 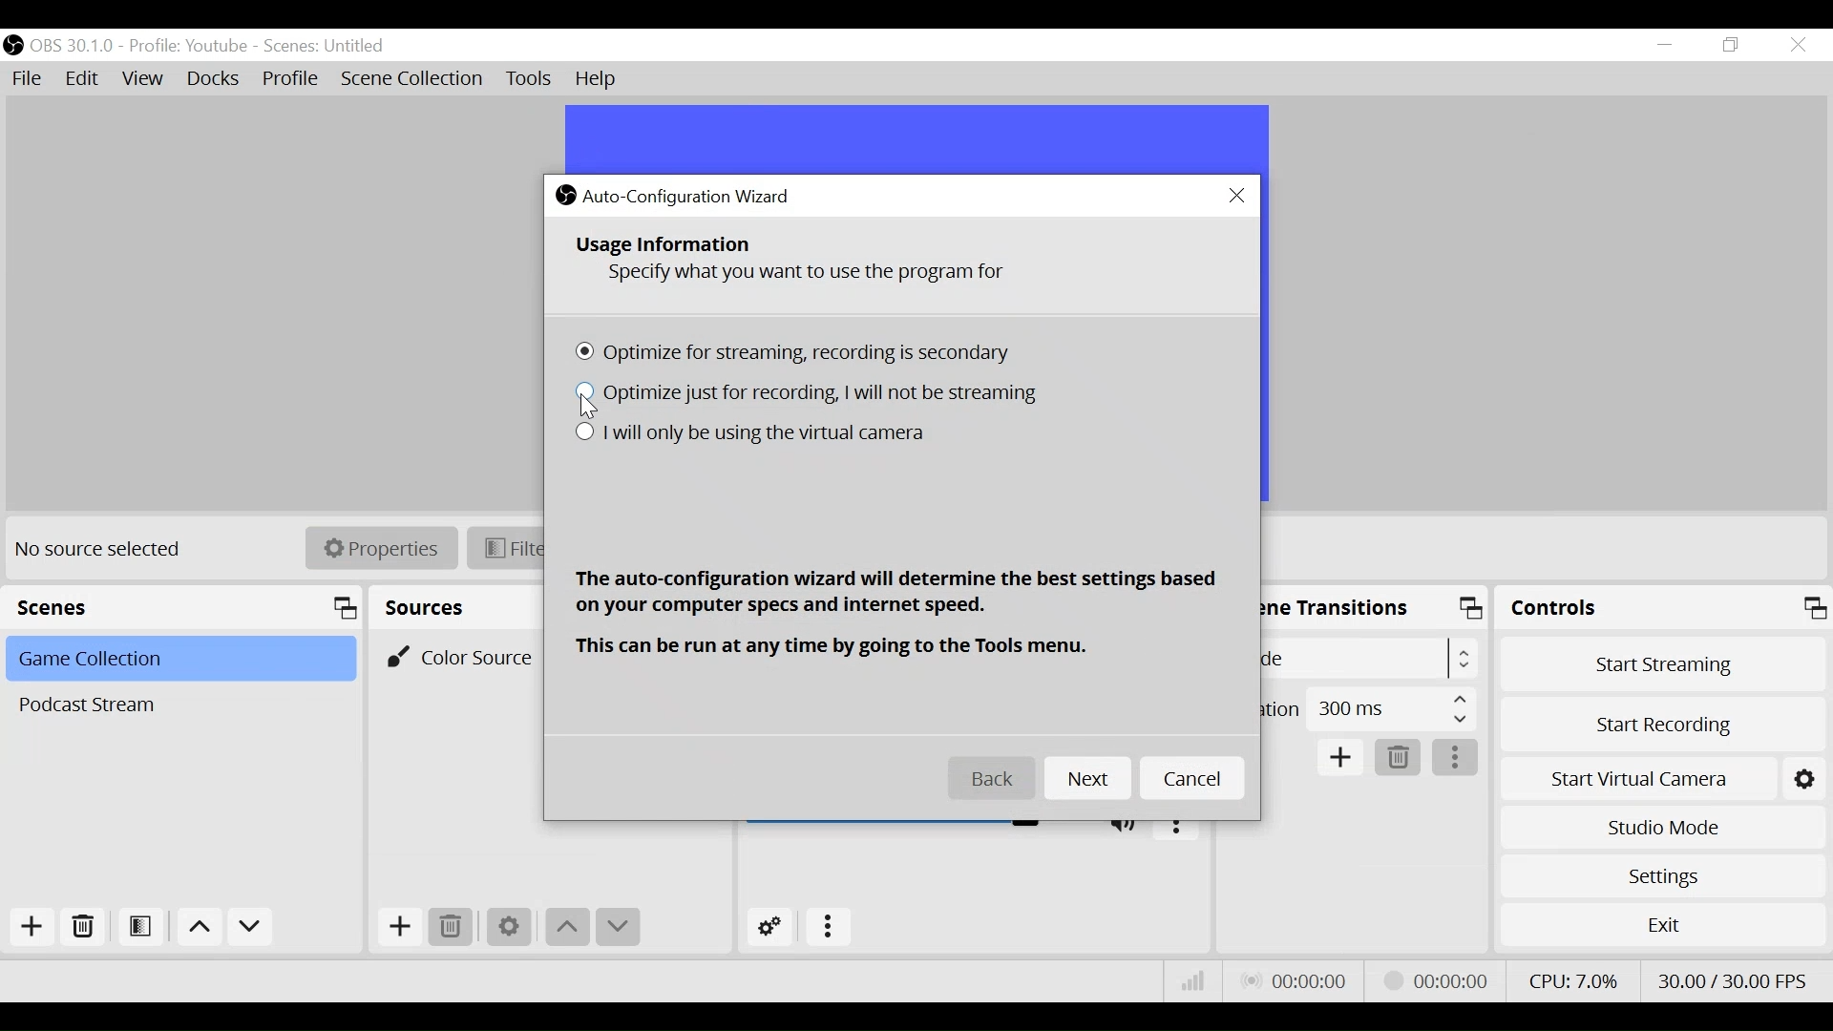 I want to click on Usage Information, so click(x=666, y=244).